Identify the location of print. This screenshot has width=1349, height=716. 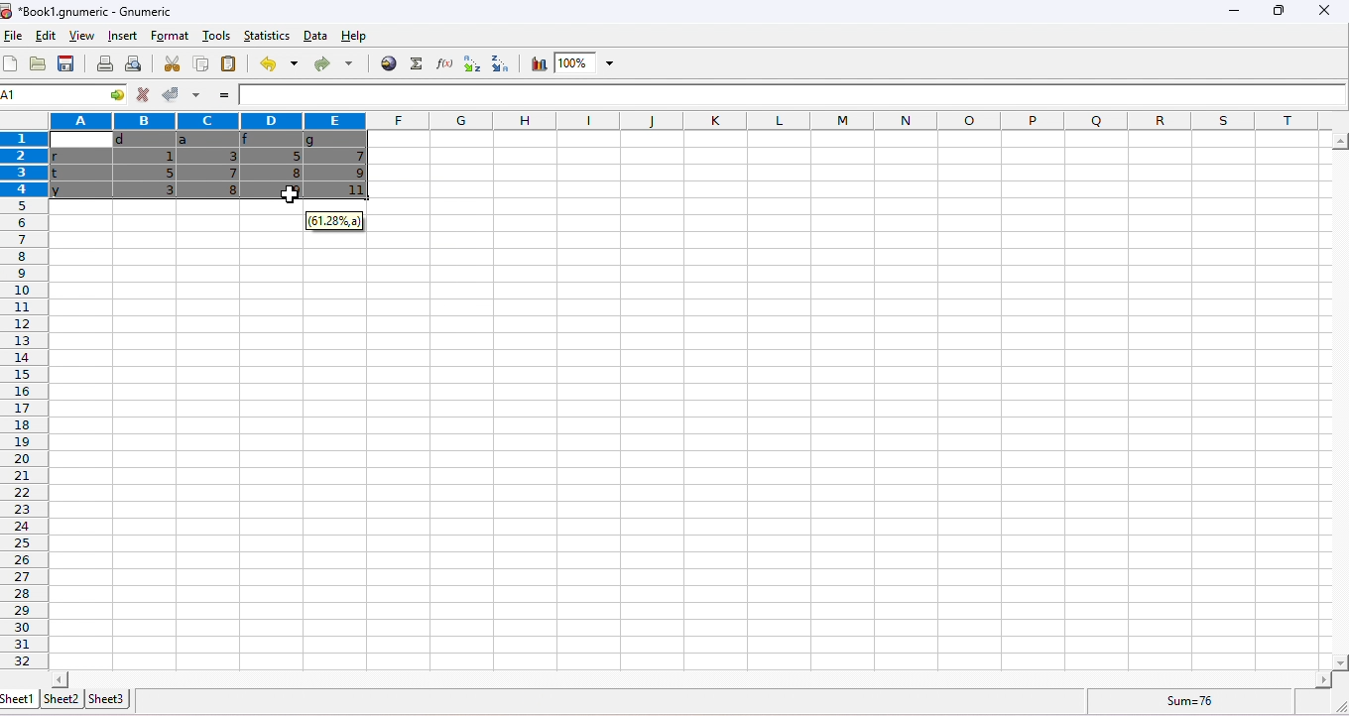
(105, 63).